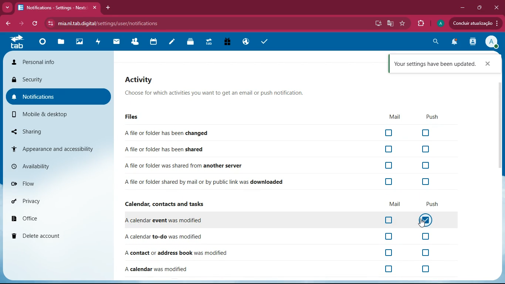  Describe the element at coordinates (21, 24) in the screenshot. I see `back` at that location.